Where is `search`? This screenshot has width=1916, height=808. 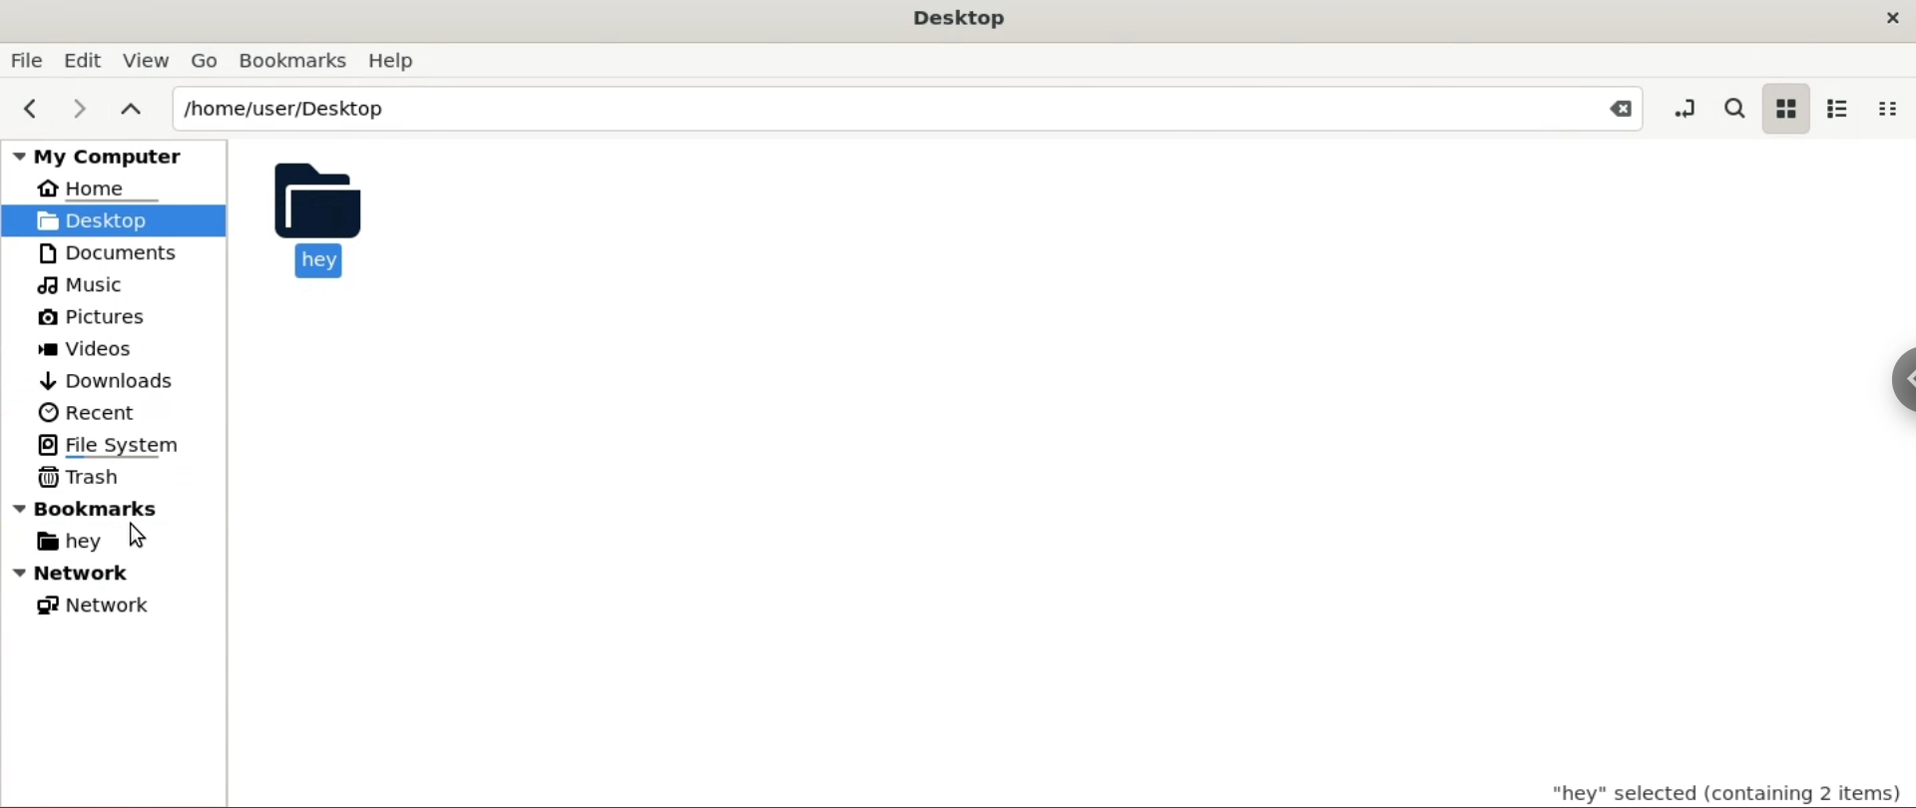
search is located at coordinates (1734, 108).